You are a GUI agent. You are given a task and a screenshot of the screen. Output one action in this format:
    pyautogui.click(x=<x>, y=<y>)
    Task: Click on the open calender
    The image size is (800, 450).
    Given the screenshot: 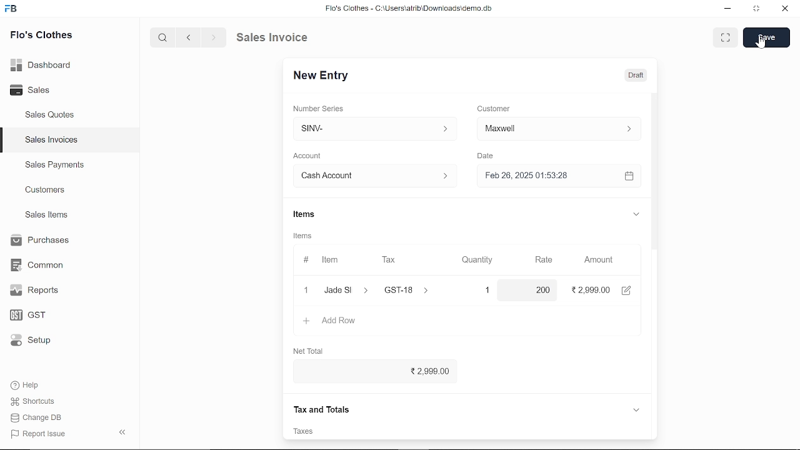 What is the action you would take?
    pyautogui.click(x=629, y=176)
    